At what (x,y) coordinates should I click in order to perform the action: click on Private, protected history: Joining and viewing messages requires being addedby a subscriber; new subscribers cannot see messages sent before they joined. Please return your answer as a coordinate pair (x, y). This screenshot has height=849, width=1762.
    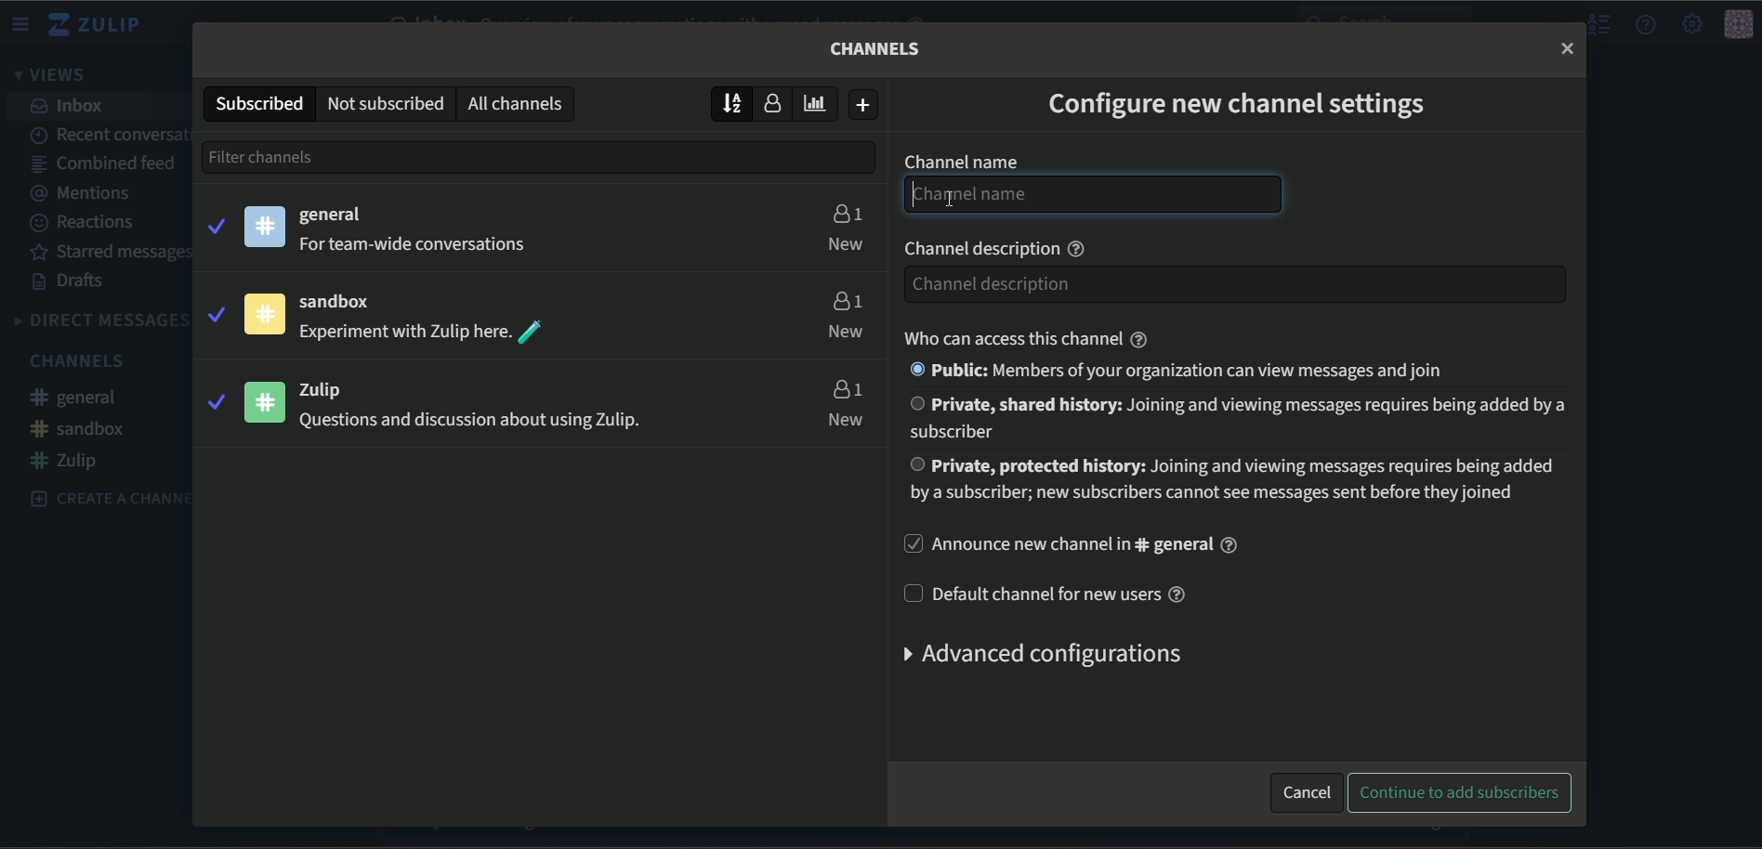
    Looking at the image, I should click on (1231, 481).